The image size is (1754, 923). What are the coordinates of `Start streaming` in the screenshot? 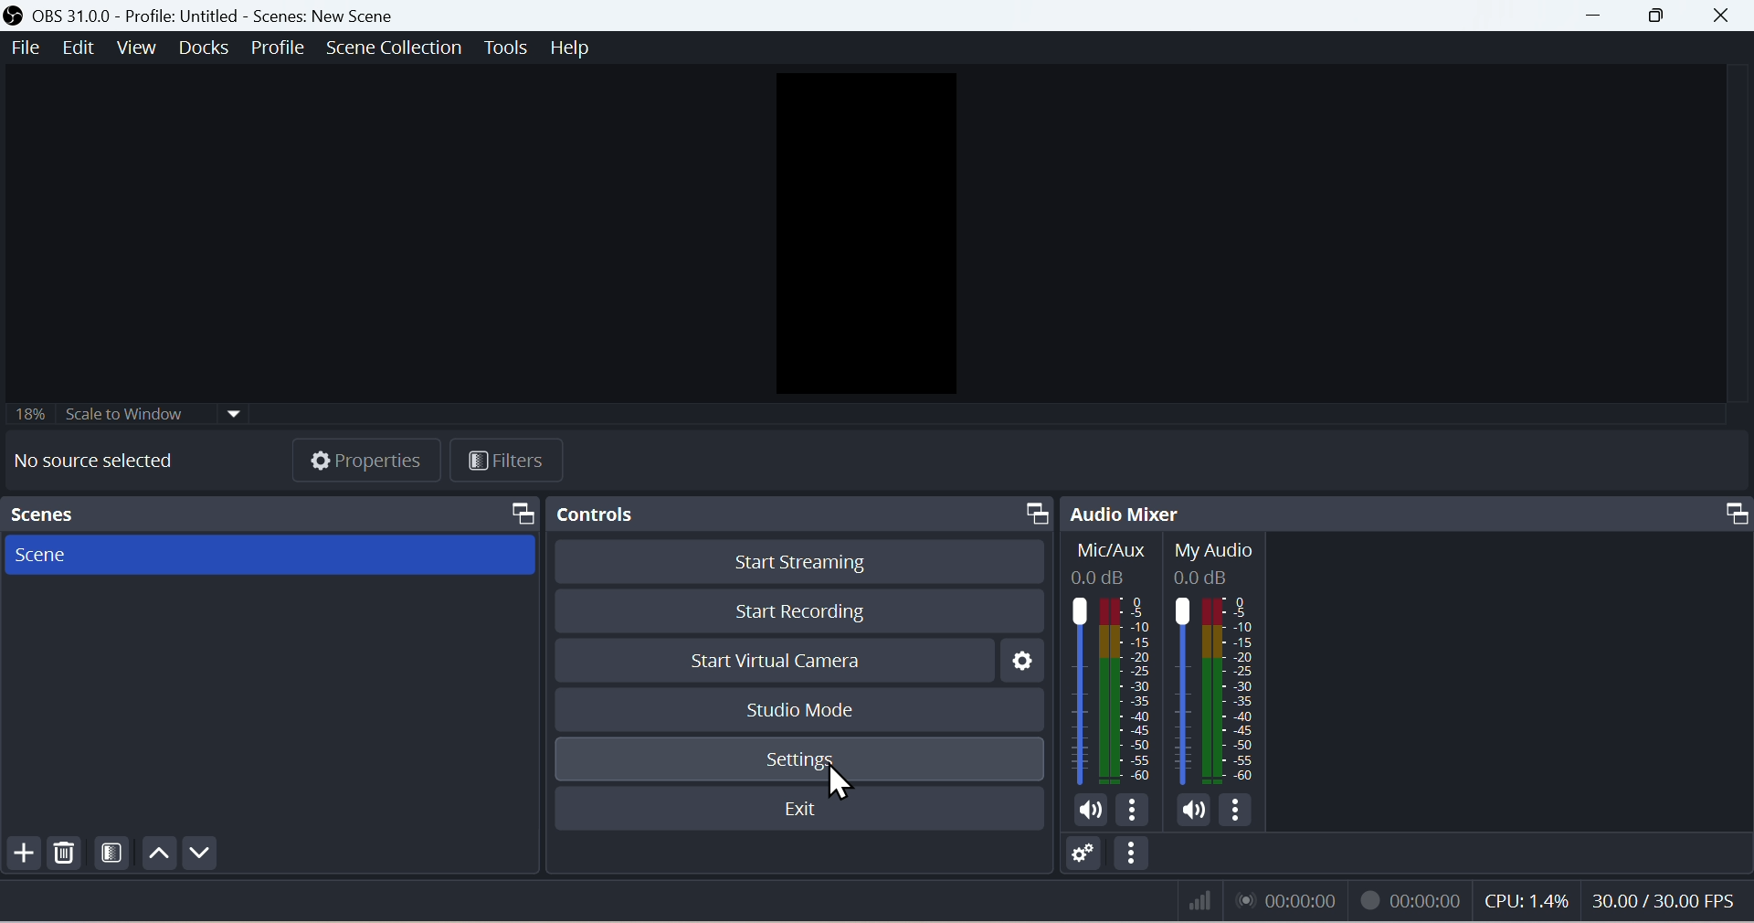 It's located at (798, 560).